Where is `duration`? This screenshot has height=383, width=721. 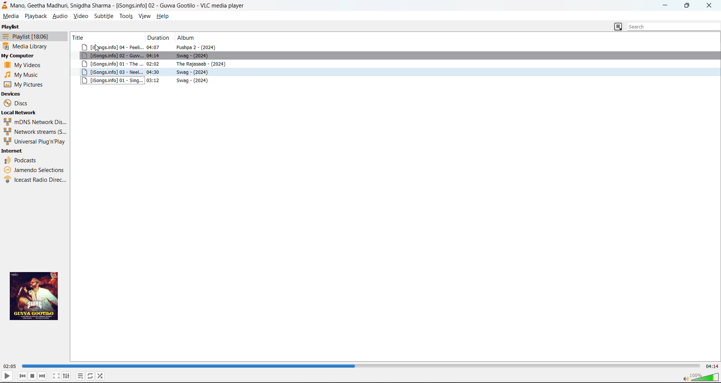
duration is located at coordinates (159, 38).